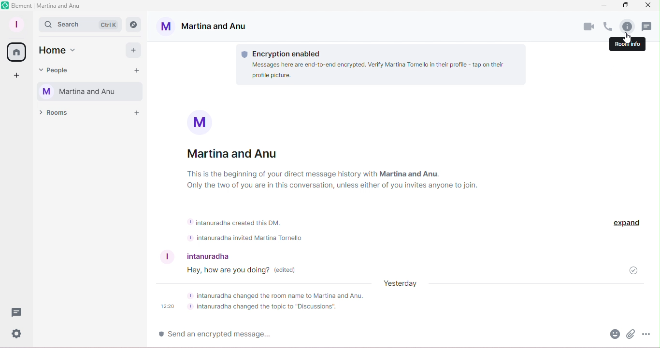 The image size is (660, 348). Describe the element at coordinates (16, 335) in the screenshot. I see `Quick settings` at that location.